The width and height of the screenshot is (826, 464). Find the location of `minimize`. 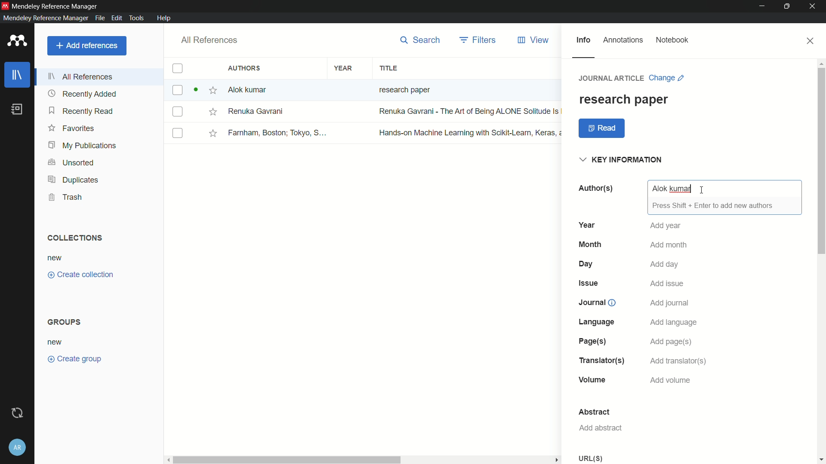

minimize is located at coordinates (762, 6).